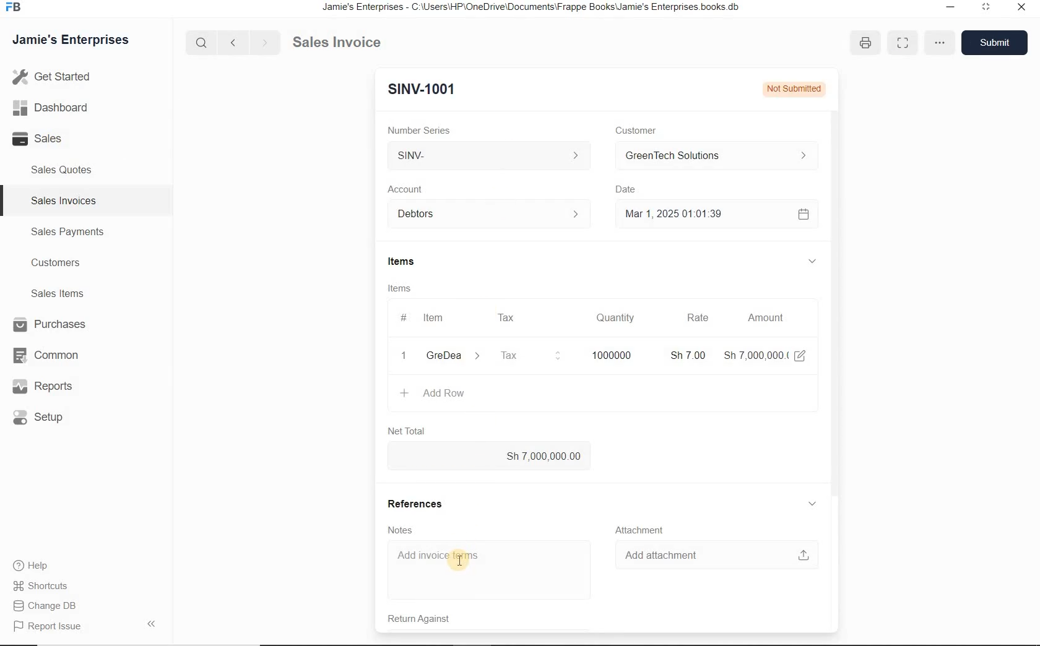  I want to click on vertical scrollbar, so click(833, 288).